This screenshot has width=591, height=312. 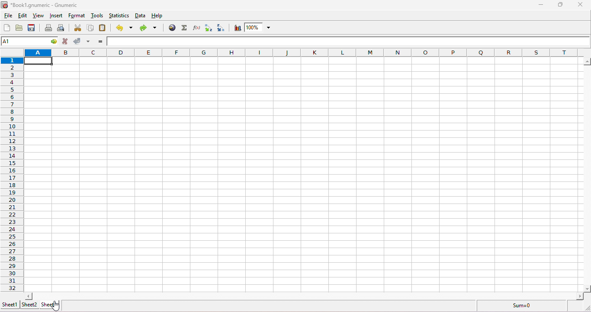 I want to click on cursor, so click(x=56, y=305).